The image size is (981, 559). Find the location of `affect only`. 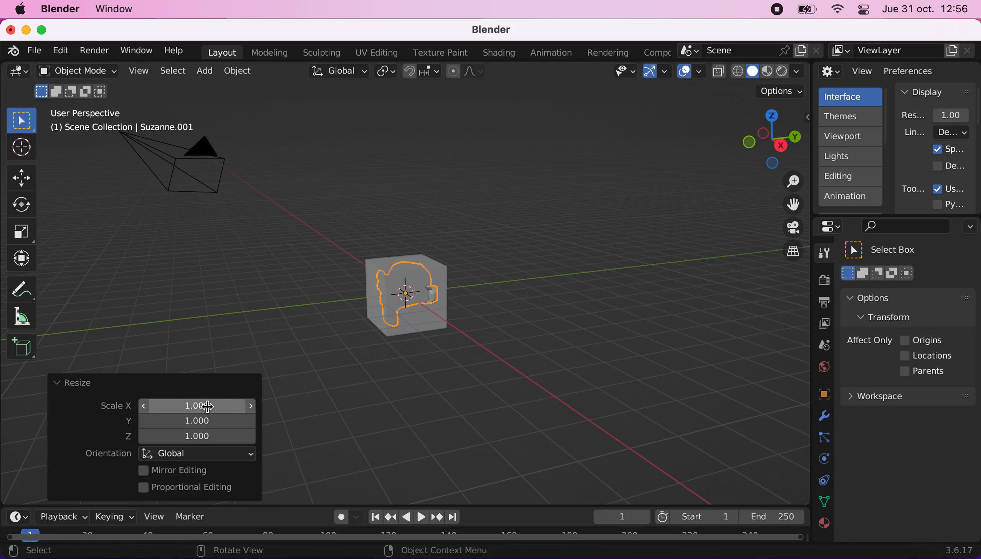

affect only is located at coordinates (868, 340).